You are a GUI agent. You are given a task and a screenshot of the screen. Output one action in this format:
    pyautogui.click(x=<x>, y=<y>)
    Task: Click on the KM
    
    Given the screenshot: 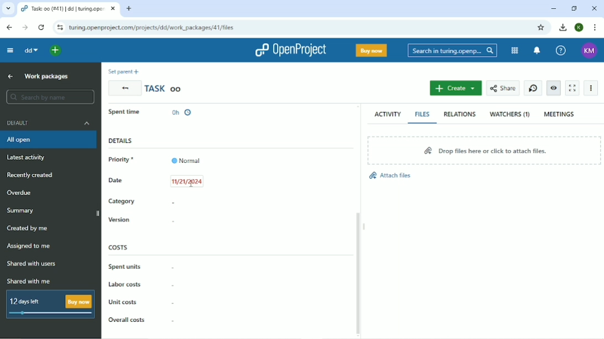 What is the action you would take?
    pyautogui.click(x=588, y=50)
    